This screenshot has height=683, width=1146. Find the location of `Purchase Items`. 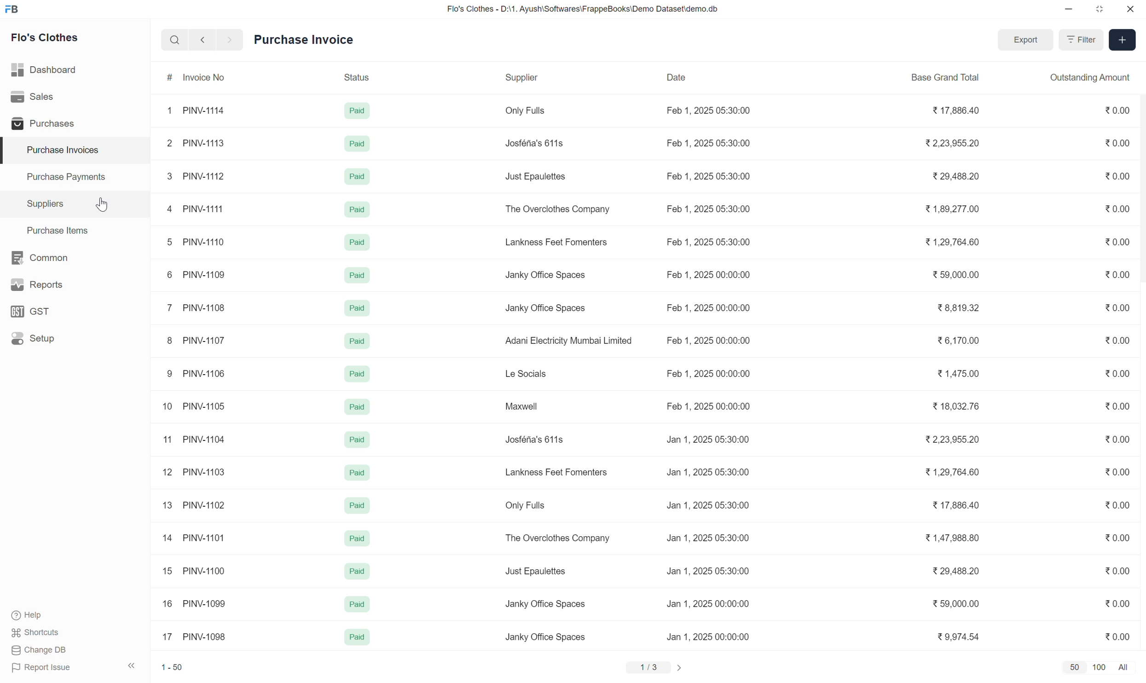

Purchase Items is located at coordinates (75, 231).